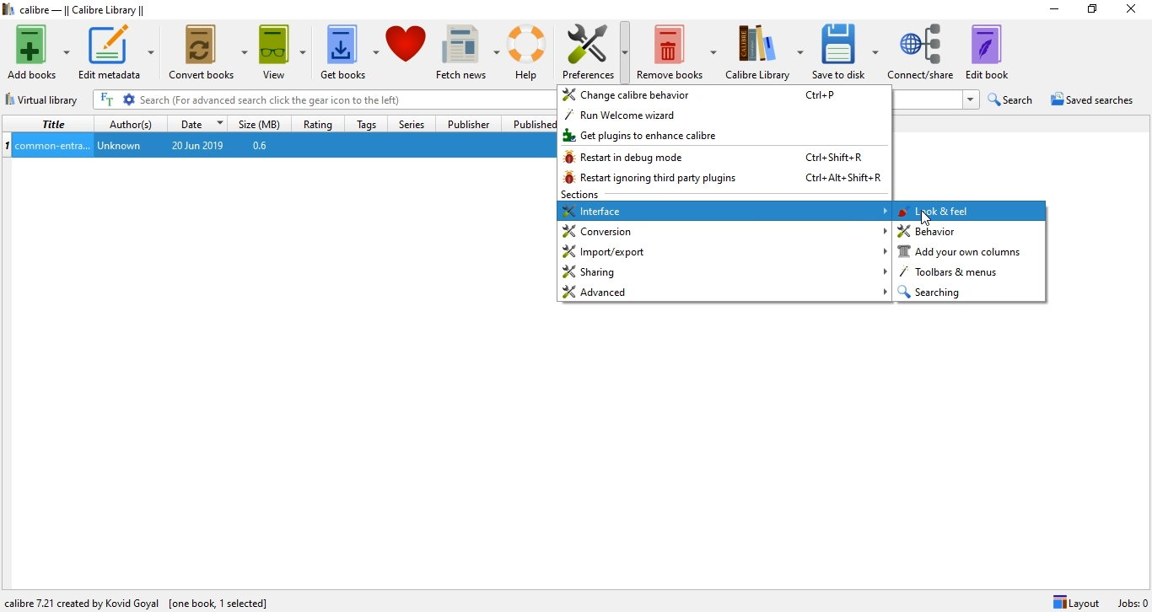  Describe the element at coordinates (78, 10) in the screenshot. I see `calibre - || Calibre Library ||` at that location.